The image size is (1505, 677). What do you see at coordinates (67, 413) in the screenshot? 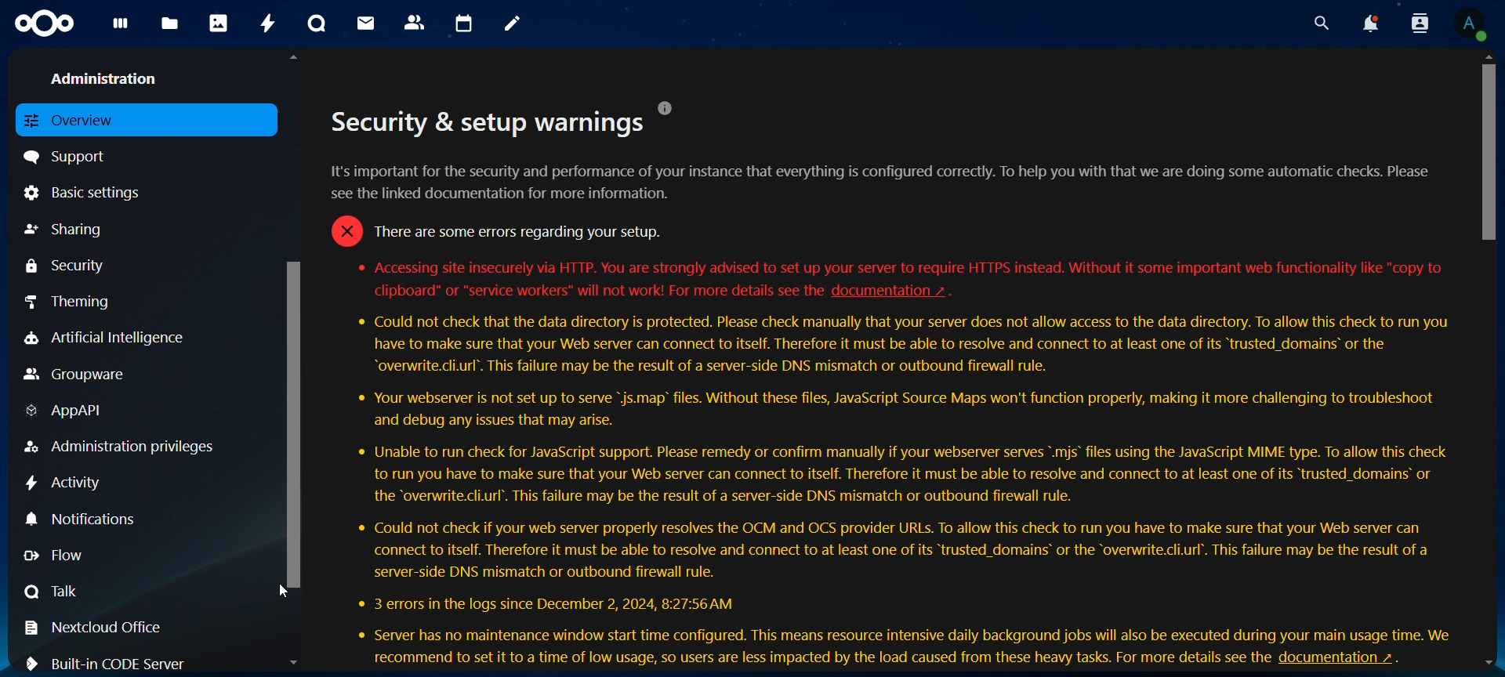
I see `APPAPI` at bounding box center [67, 413].